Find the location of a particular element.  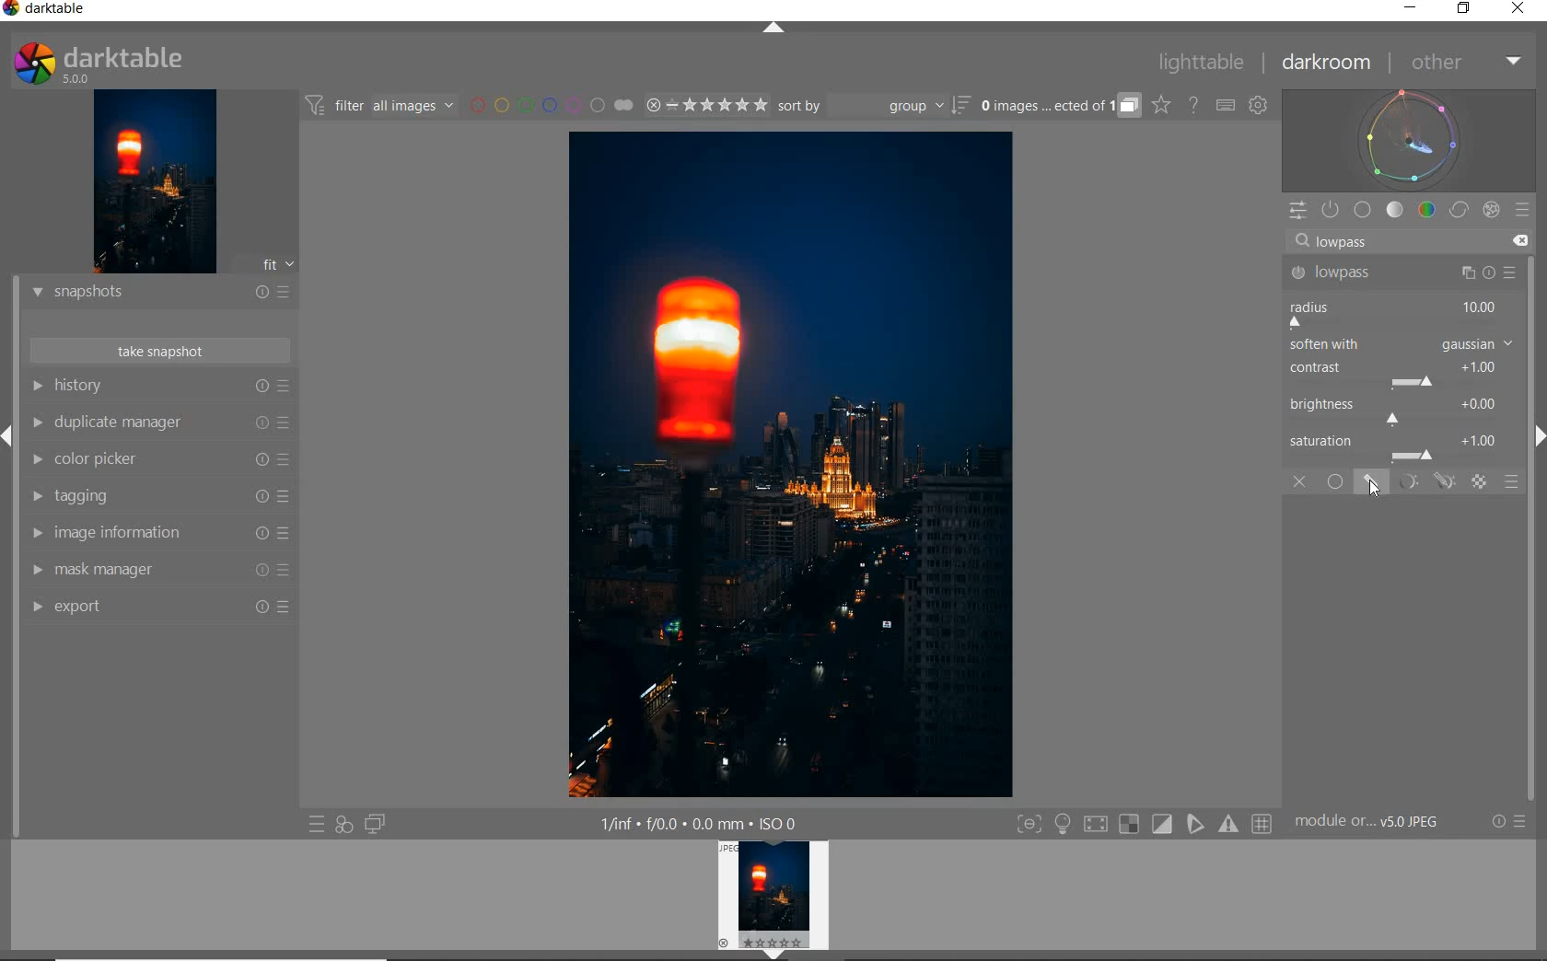

EXPORT is located at coordinates (124, 606).